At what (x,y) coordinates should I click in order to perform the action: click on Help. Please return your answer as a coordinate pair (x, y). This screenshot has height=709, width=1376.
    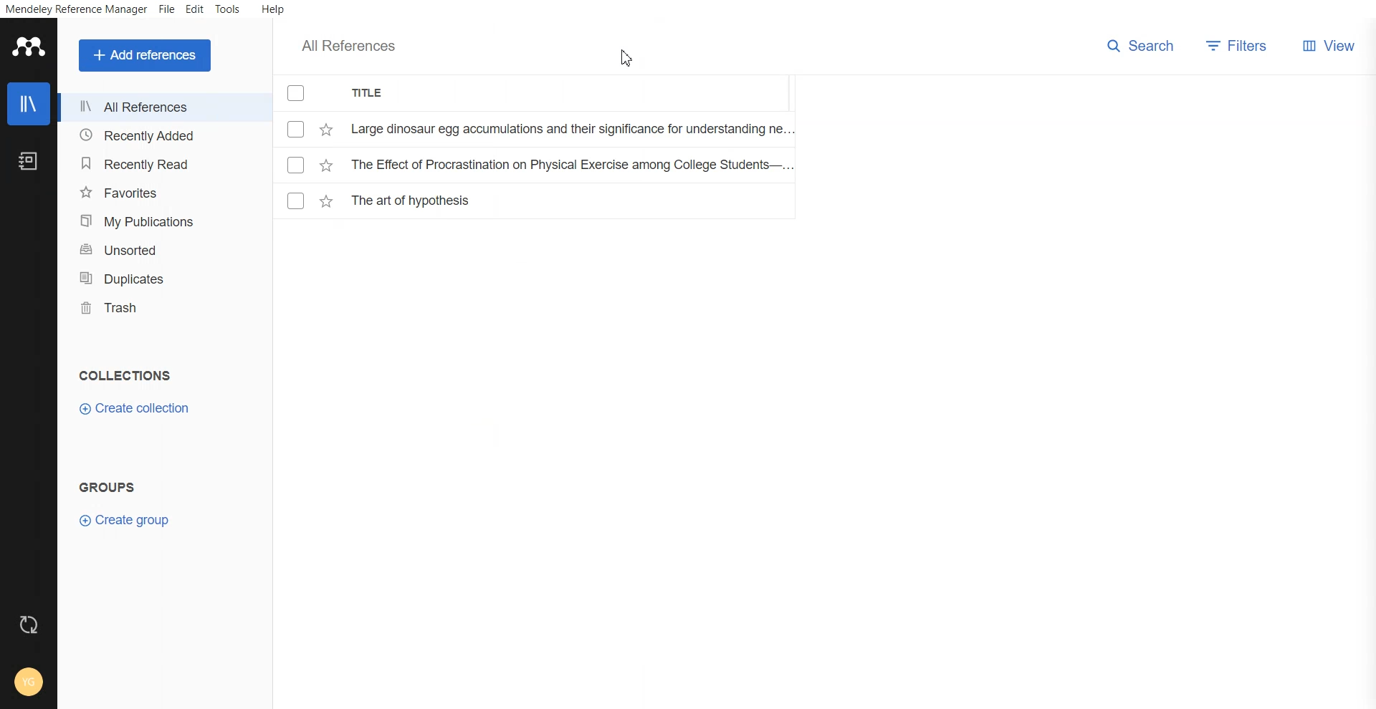
    Looking at the image, I should click on (272, 9).